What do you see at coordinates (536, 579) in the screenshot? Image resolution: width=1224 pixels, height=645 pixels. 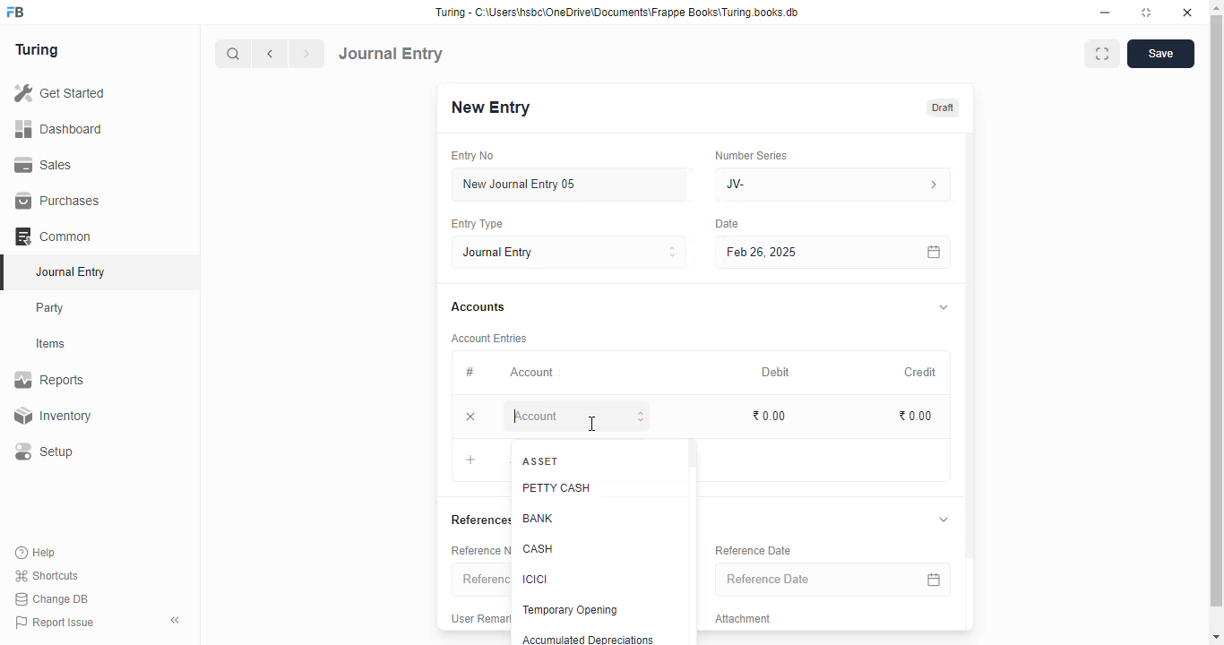 I see `ICICI` at bounding box center [536, 579].